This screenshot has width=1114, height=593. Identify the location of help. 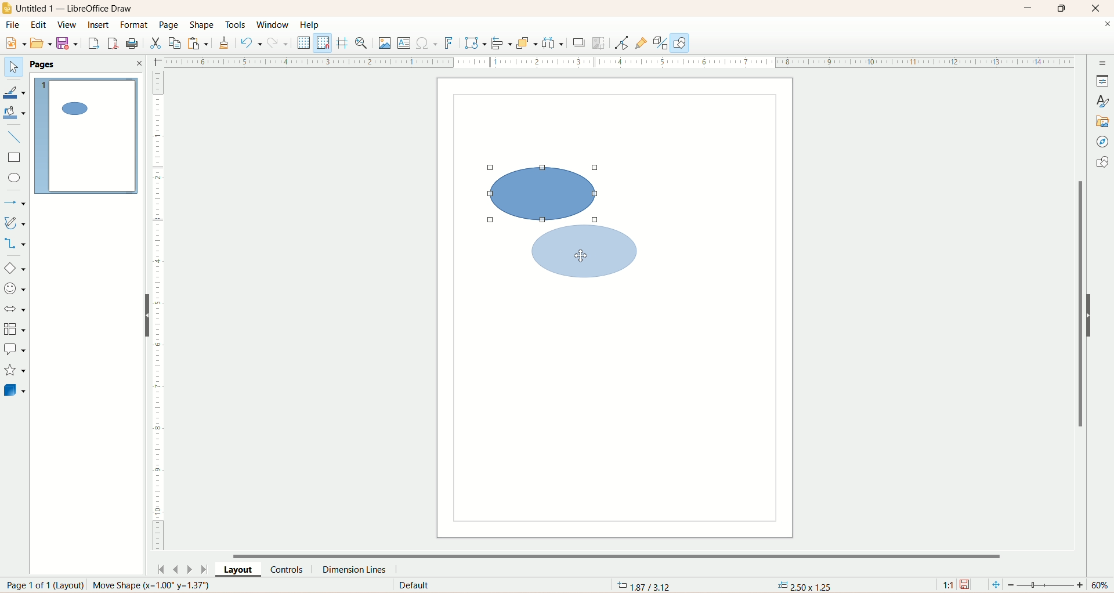
(312, 26).